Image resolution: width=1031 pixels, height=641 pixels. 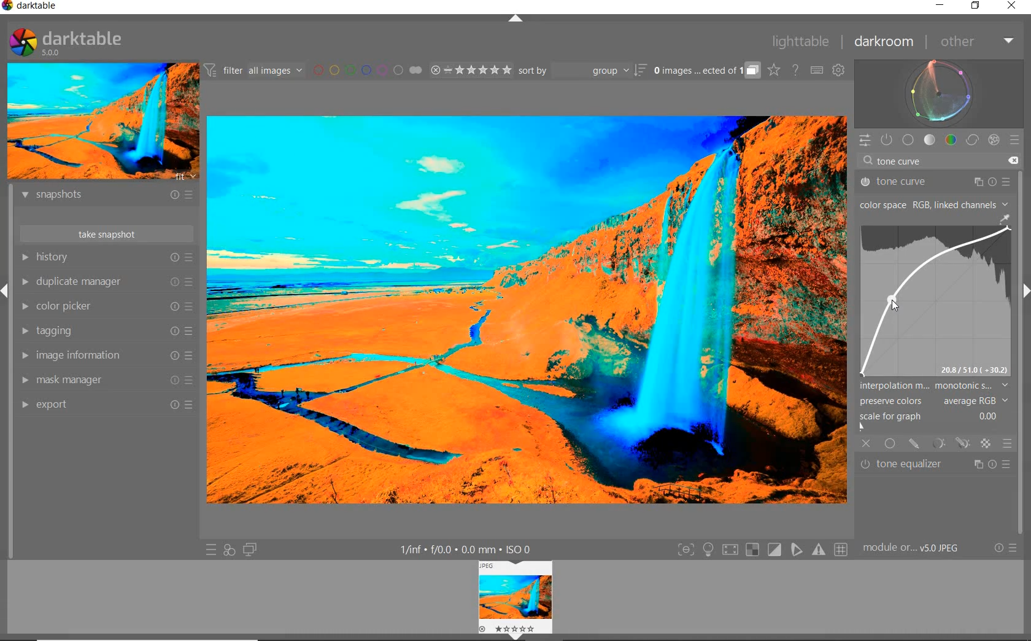 What do you see at coordinates (110, 196) in the screenshot?
I see `snapshots` at bounding box center [110, 196].